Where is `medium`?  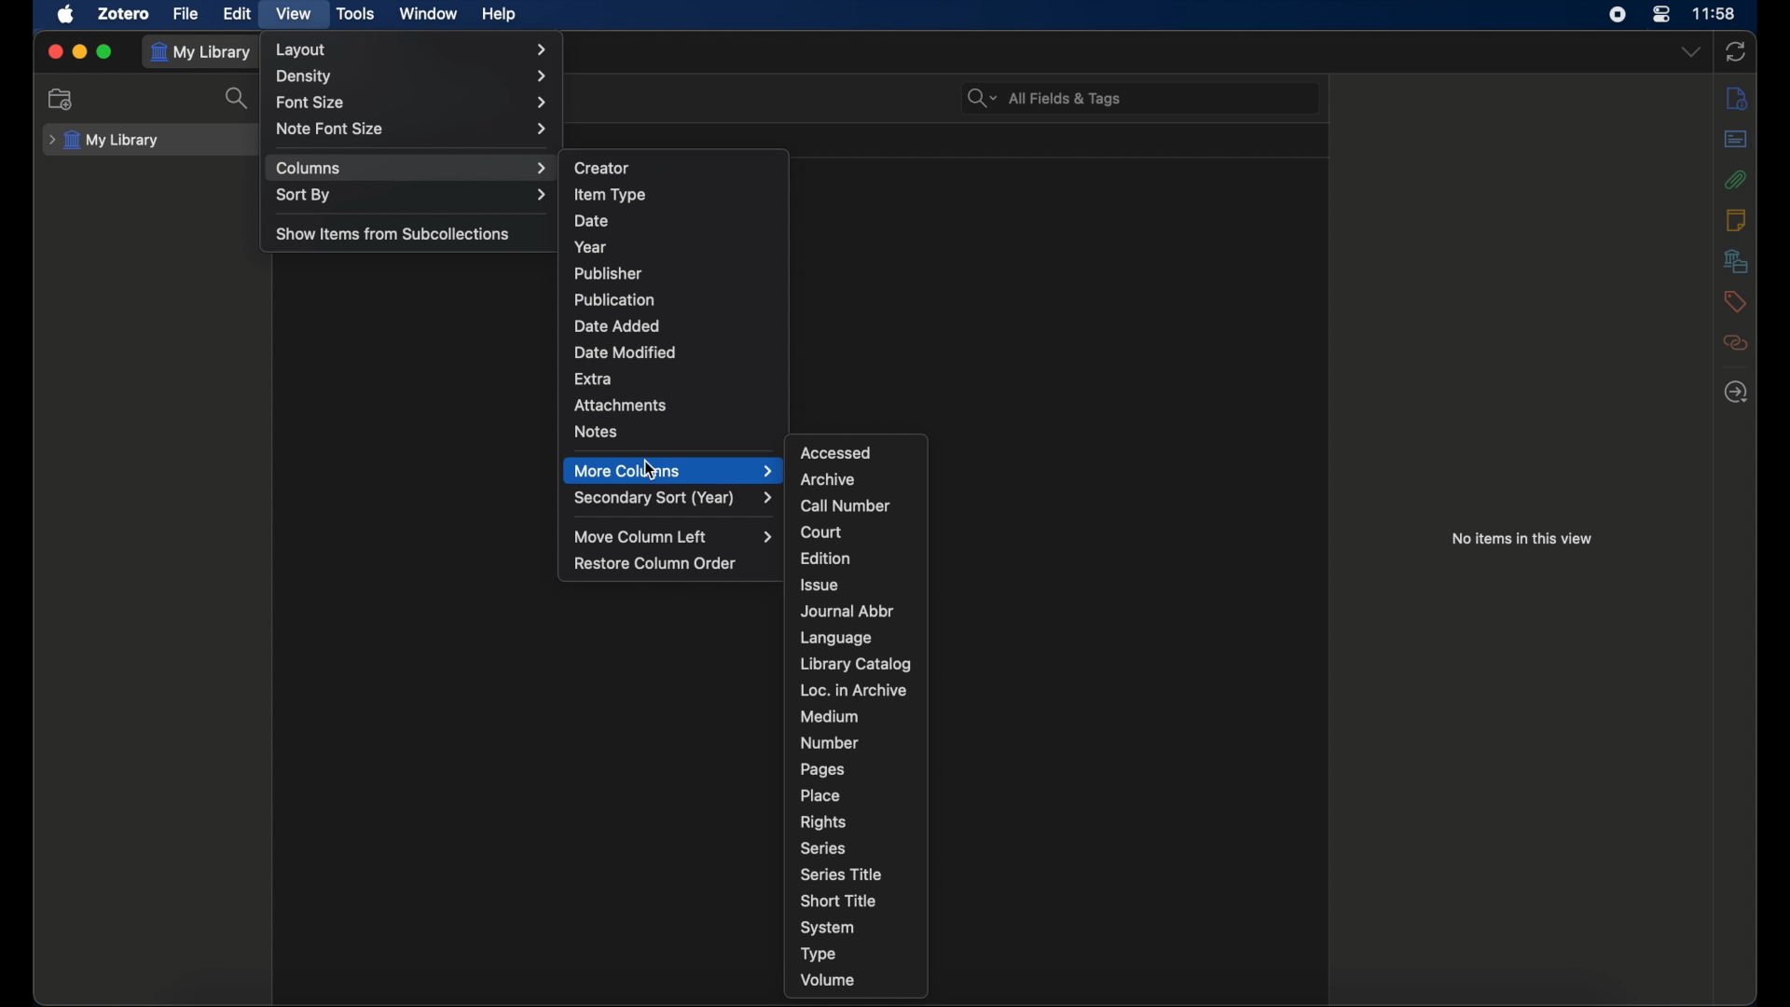
medium is located at coordinates (828, 717).